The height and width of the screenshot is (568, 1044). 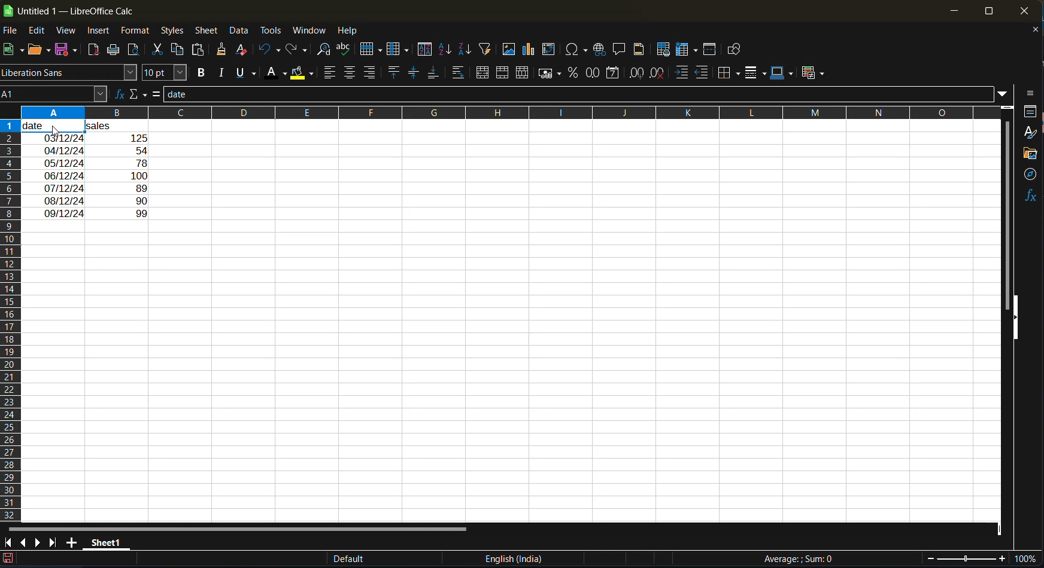 I want to click on define print area, so click(x=664, y=49).